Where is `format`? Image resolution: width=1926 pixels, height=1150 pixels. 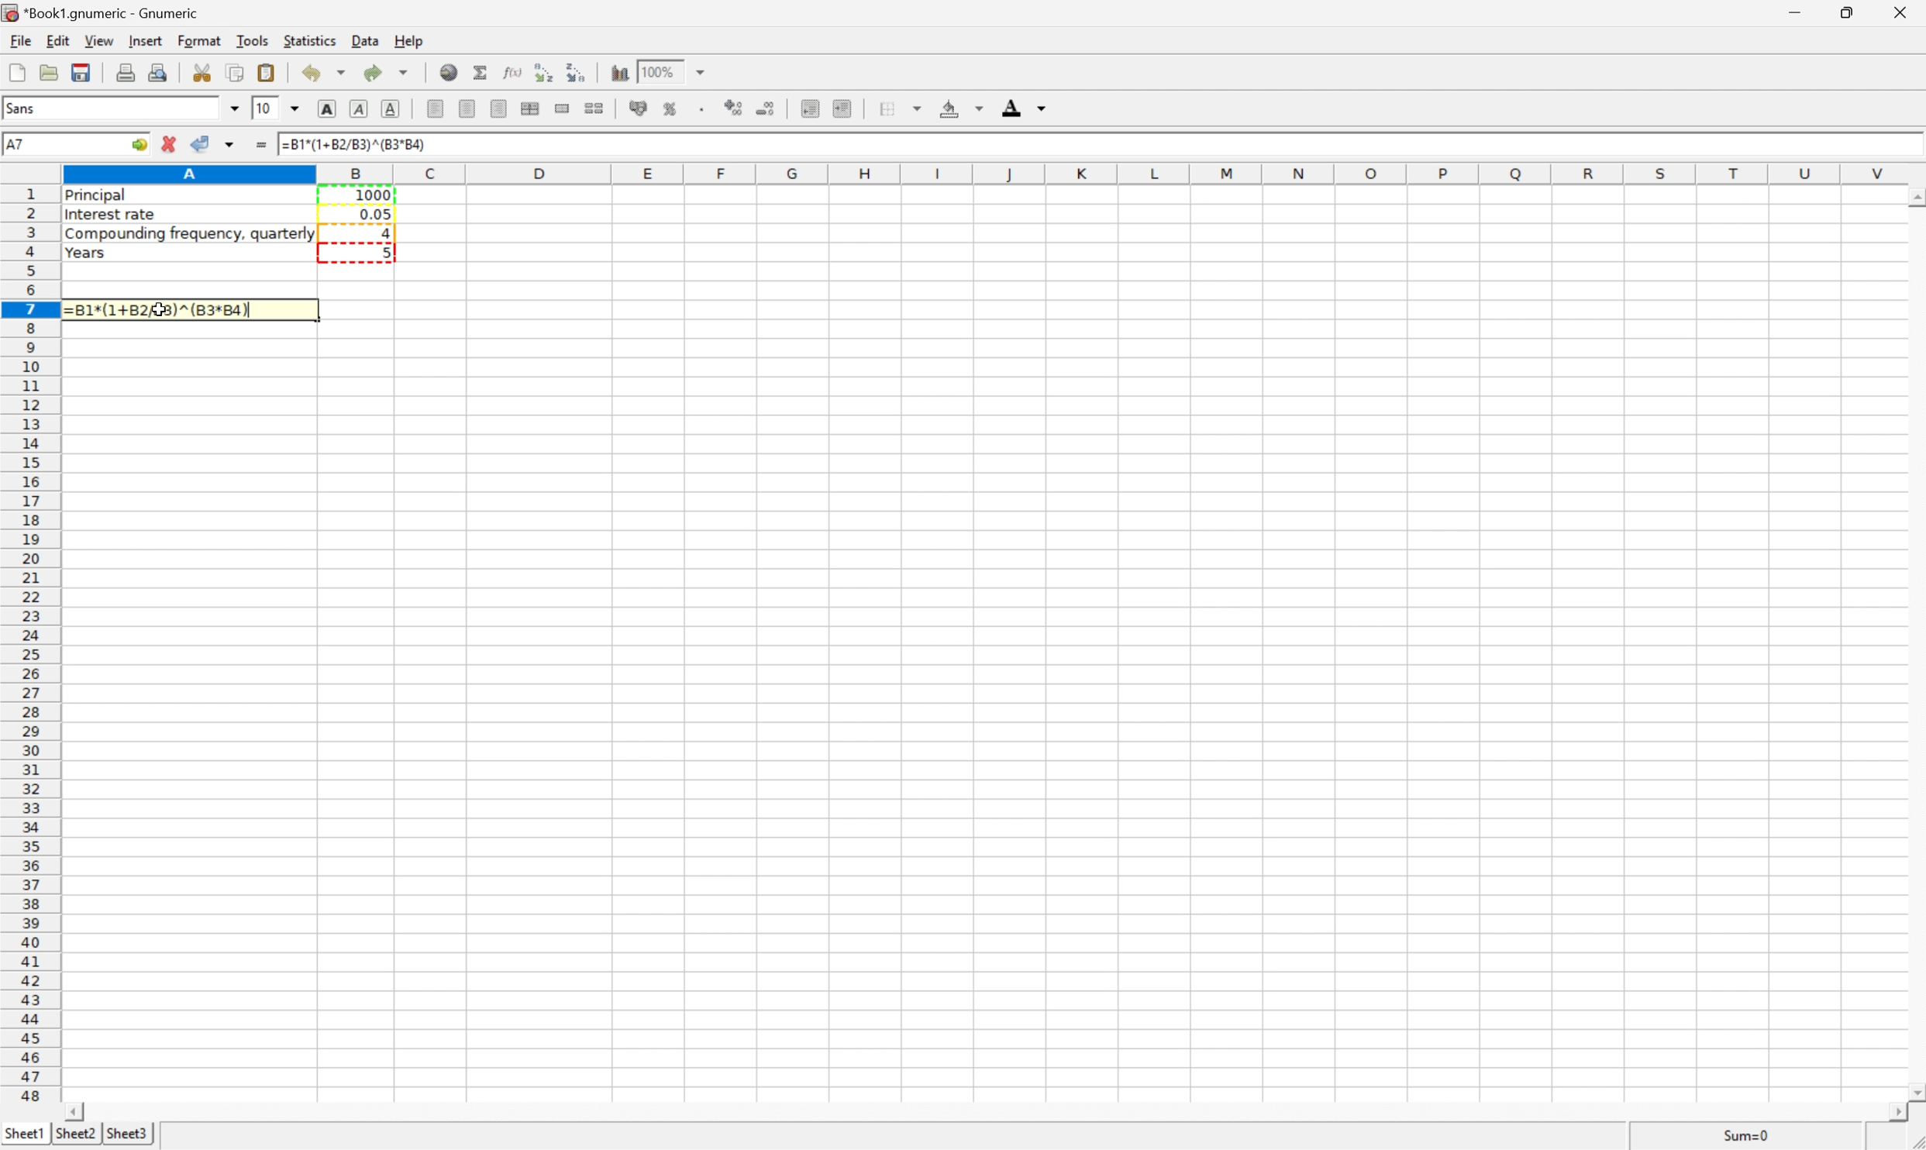 format is located at coordinates (197, 40).